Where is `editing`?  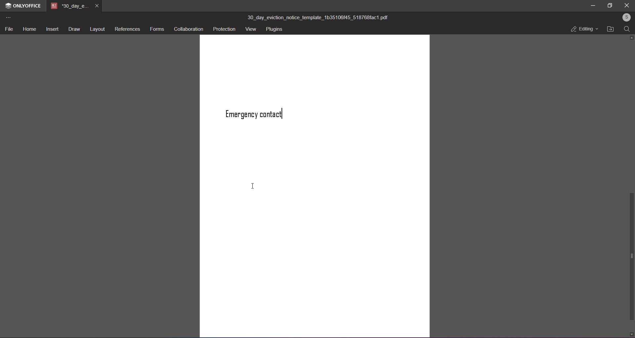 editing is located at coordinates (583, 30).